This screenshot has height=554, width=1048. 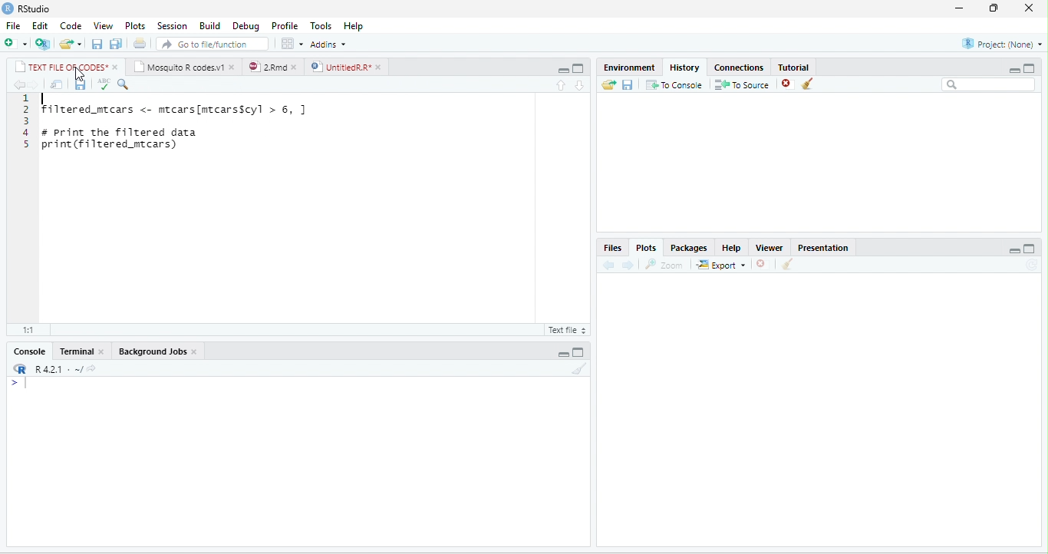 I want to click on filtered_mtcars <- mtcars[mtcarsScyl > 6, ], so click(x=178, y=110).